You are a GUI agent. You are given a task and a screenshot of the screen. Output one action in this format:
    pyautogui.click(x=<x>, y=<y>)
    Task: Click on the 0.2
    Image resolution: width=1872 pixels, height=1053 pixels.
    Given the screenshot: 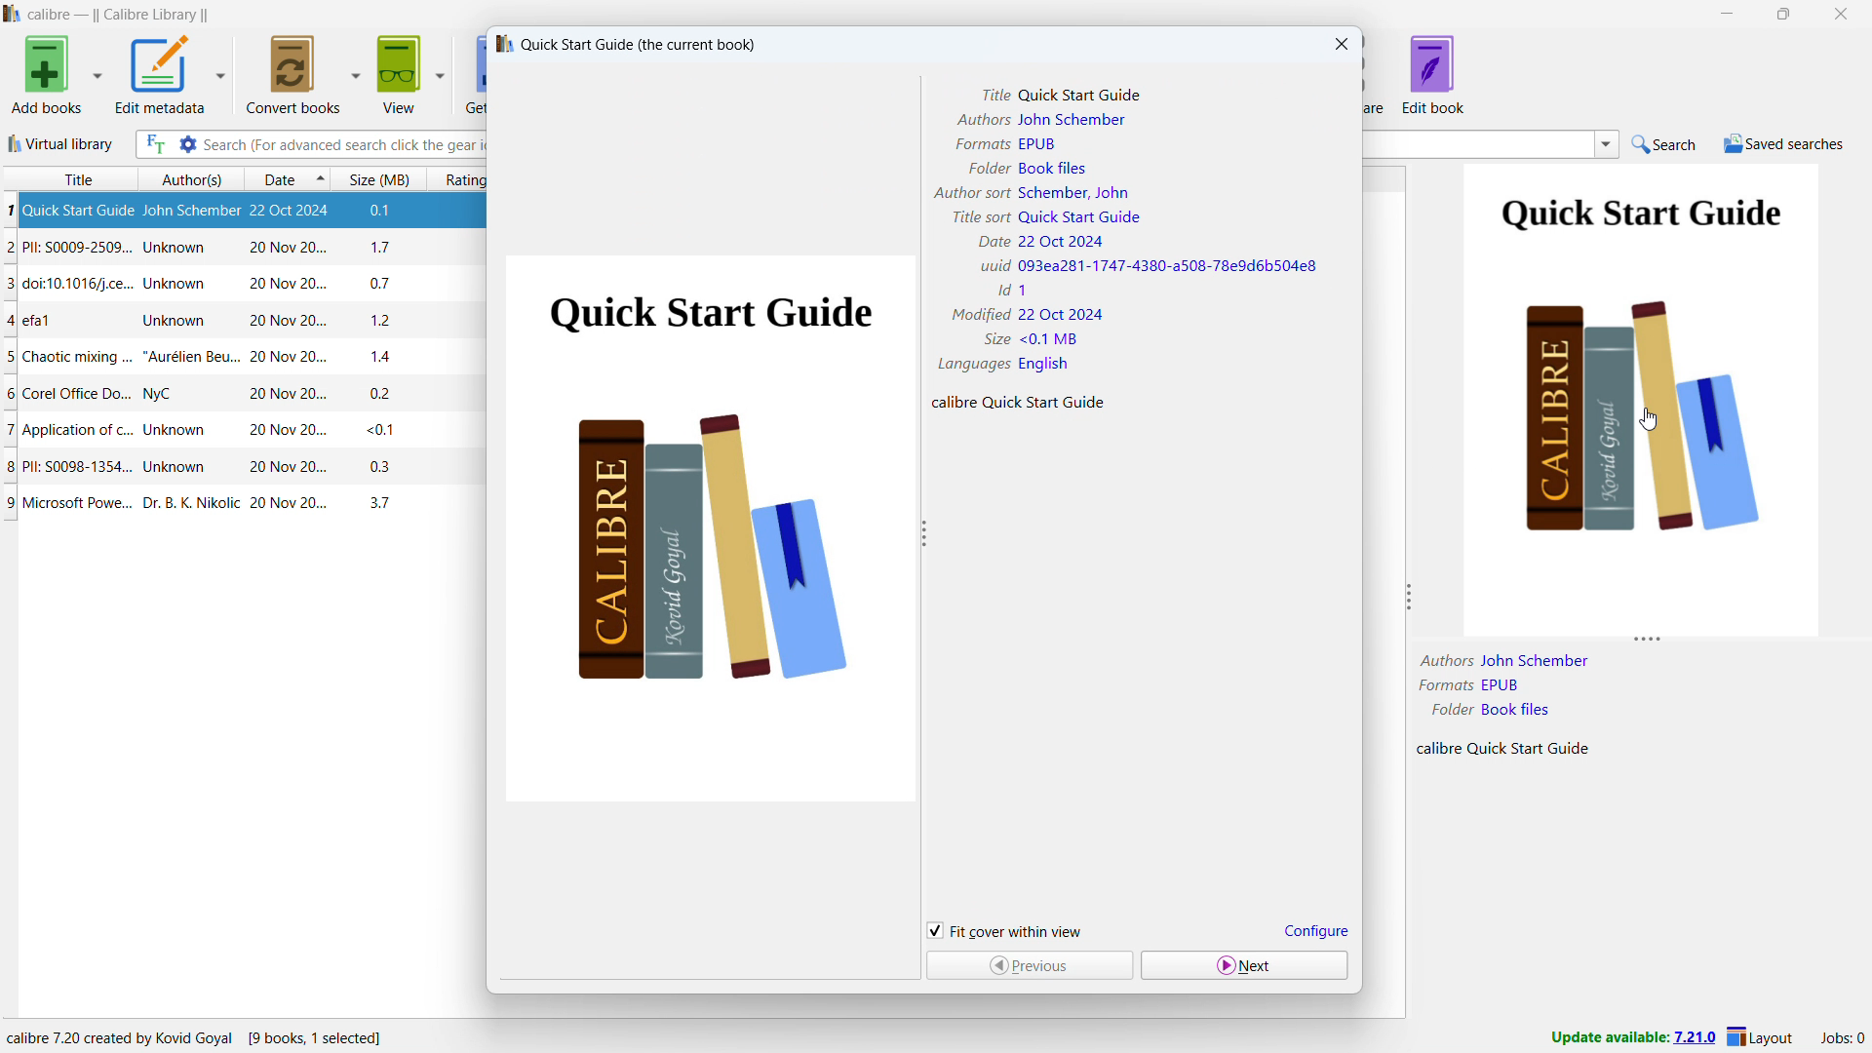 What is the action you would take?
    pyautogui.click(x=380, y=394)
    